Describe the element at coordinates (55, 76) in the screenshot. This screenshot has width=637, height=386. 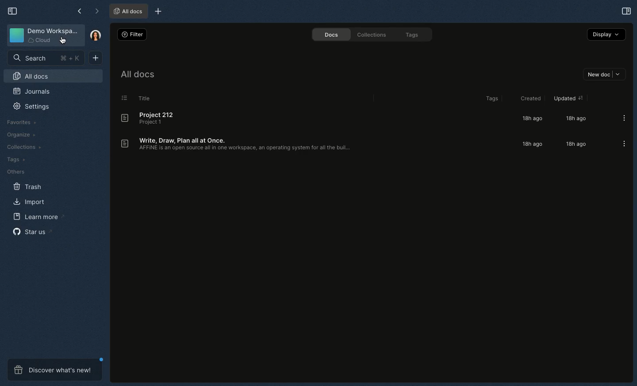
I see `All docs` at that location.